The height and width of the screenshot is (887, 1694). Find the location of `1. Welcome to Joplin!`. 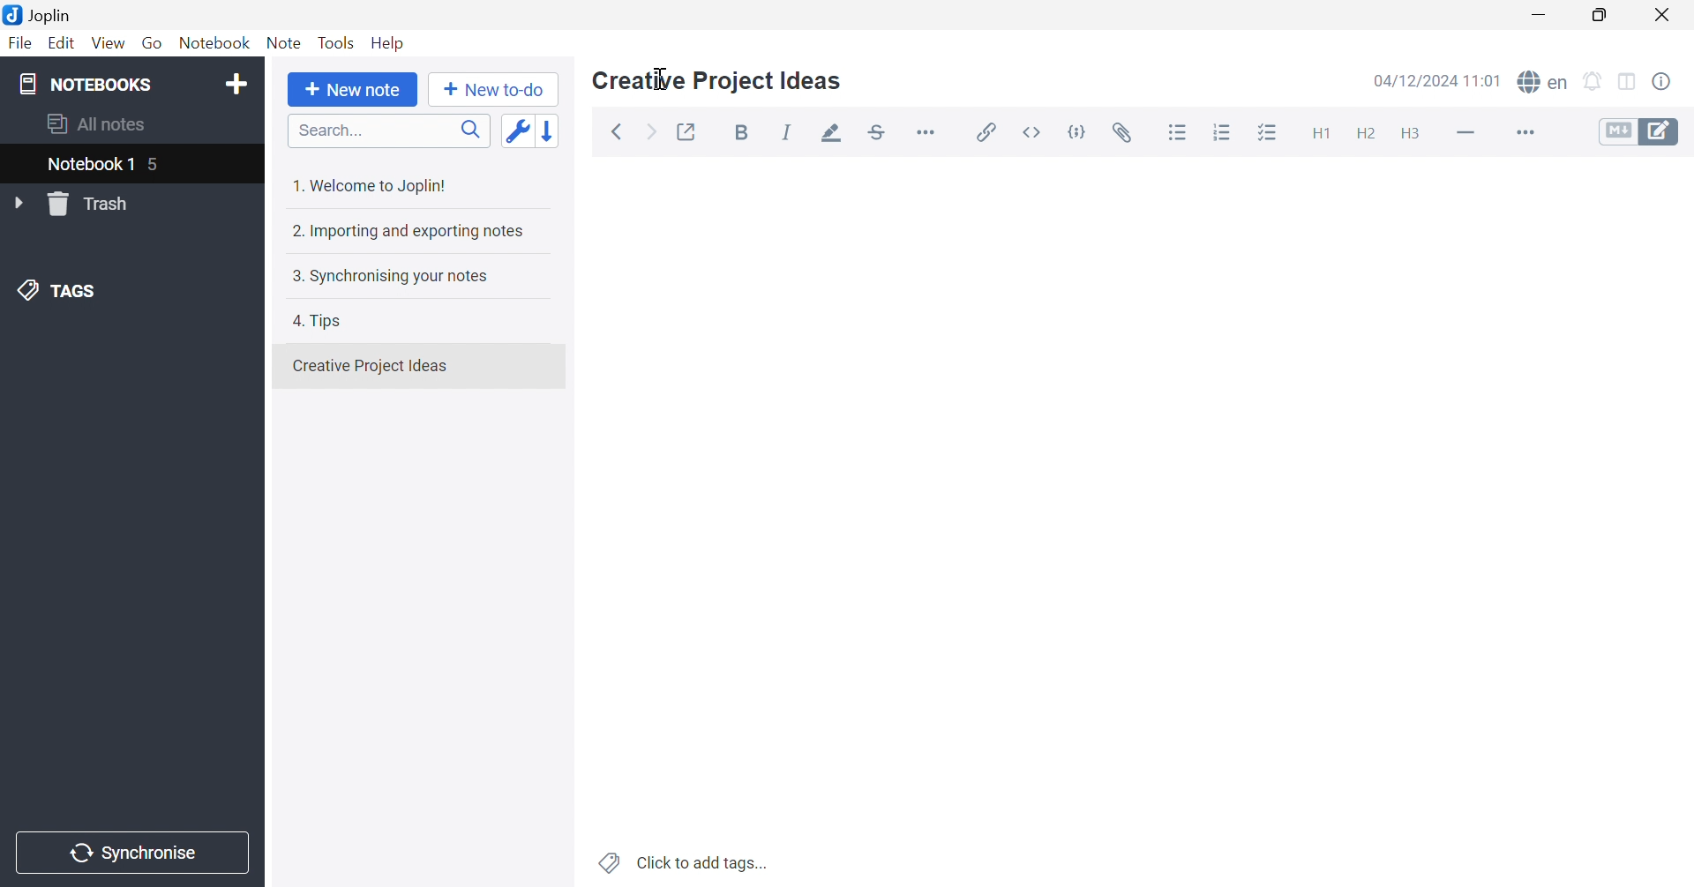

1. Welcome to Joplin! is located at coordinates (377, 183).